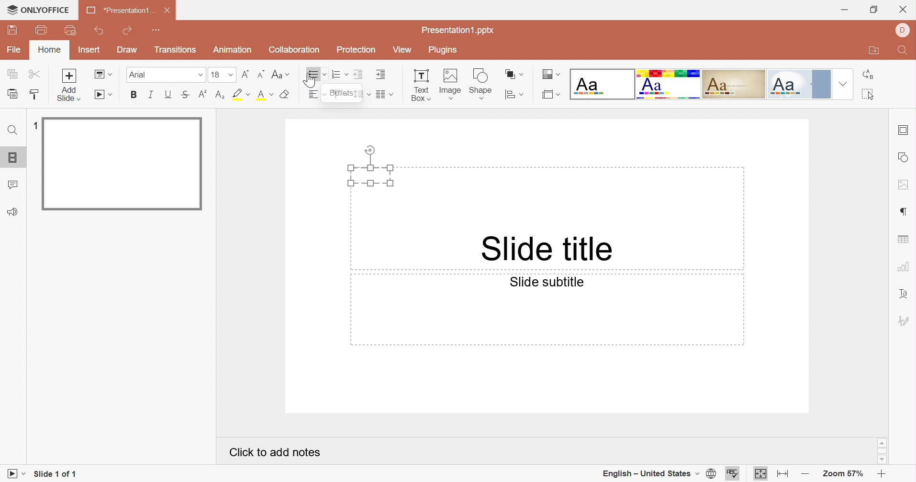 The height and width of the screenshot is (482, 916). Describe the element at coordinates (310, 82) in the screenshot. I see `Cursor` at that location.